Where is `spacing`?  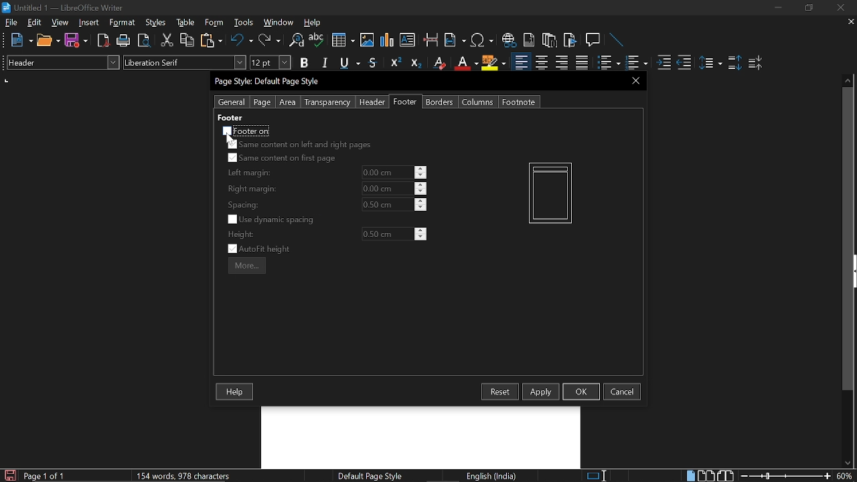 spacing is located at coordinates (246, 205).